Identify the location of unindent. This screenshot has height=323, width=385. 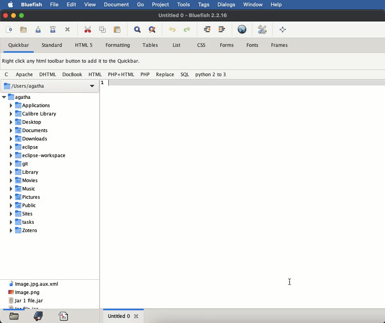
(207, 29).